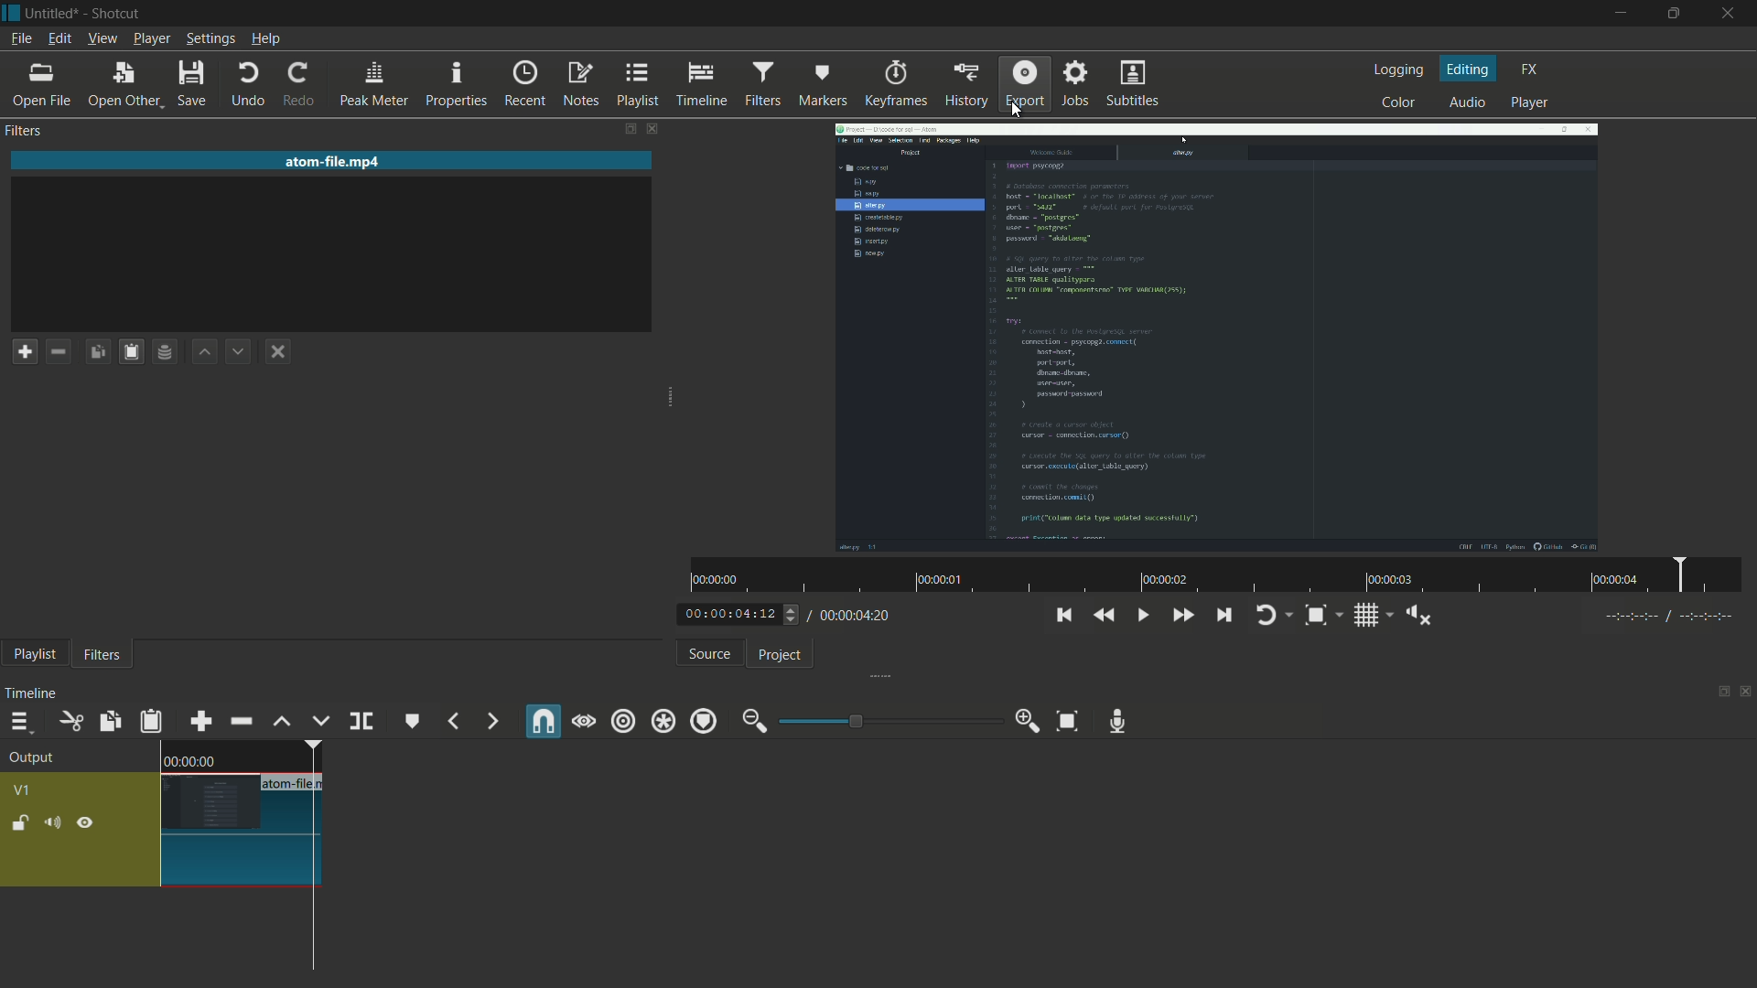 The width and height of the screenshot is (1757, 988). What do you see at coordinates (451, 723) in the screenshot?
I see `previous marker` at bounding box center [451, 723].